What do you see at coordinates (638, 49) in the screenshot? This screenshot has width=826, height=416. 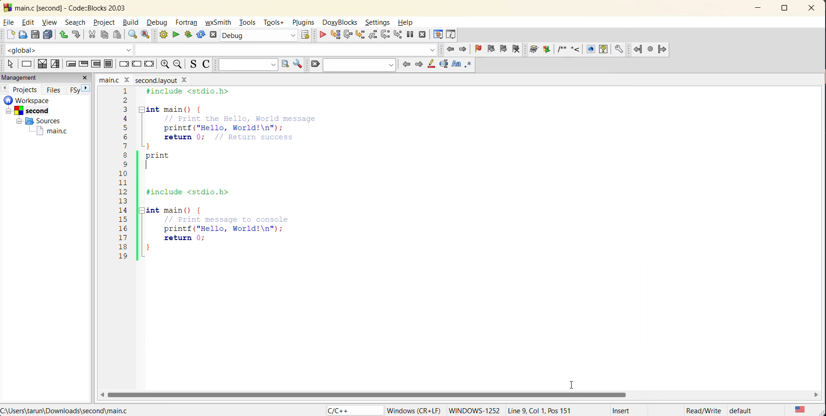 I see `jump backword` at bounding box center [638, 49].